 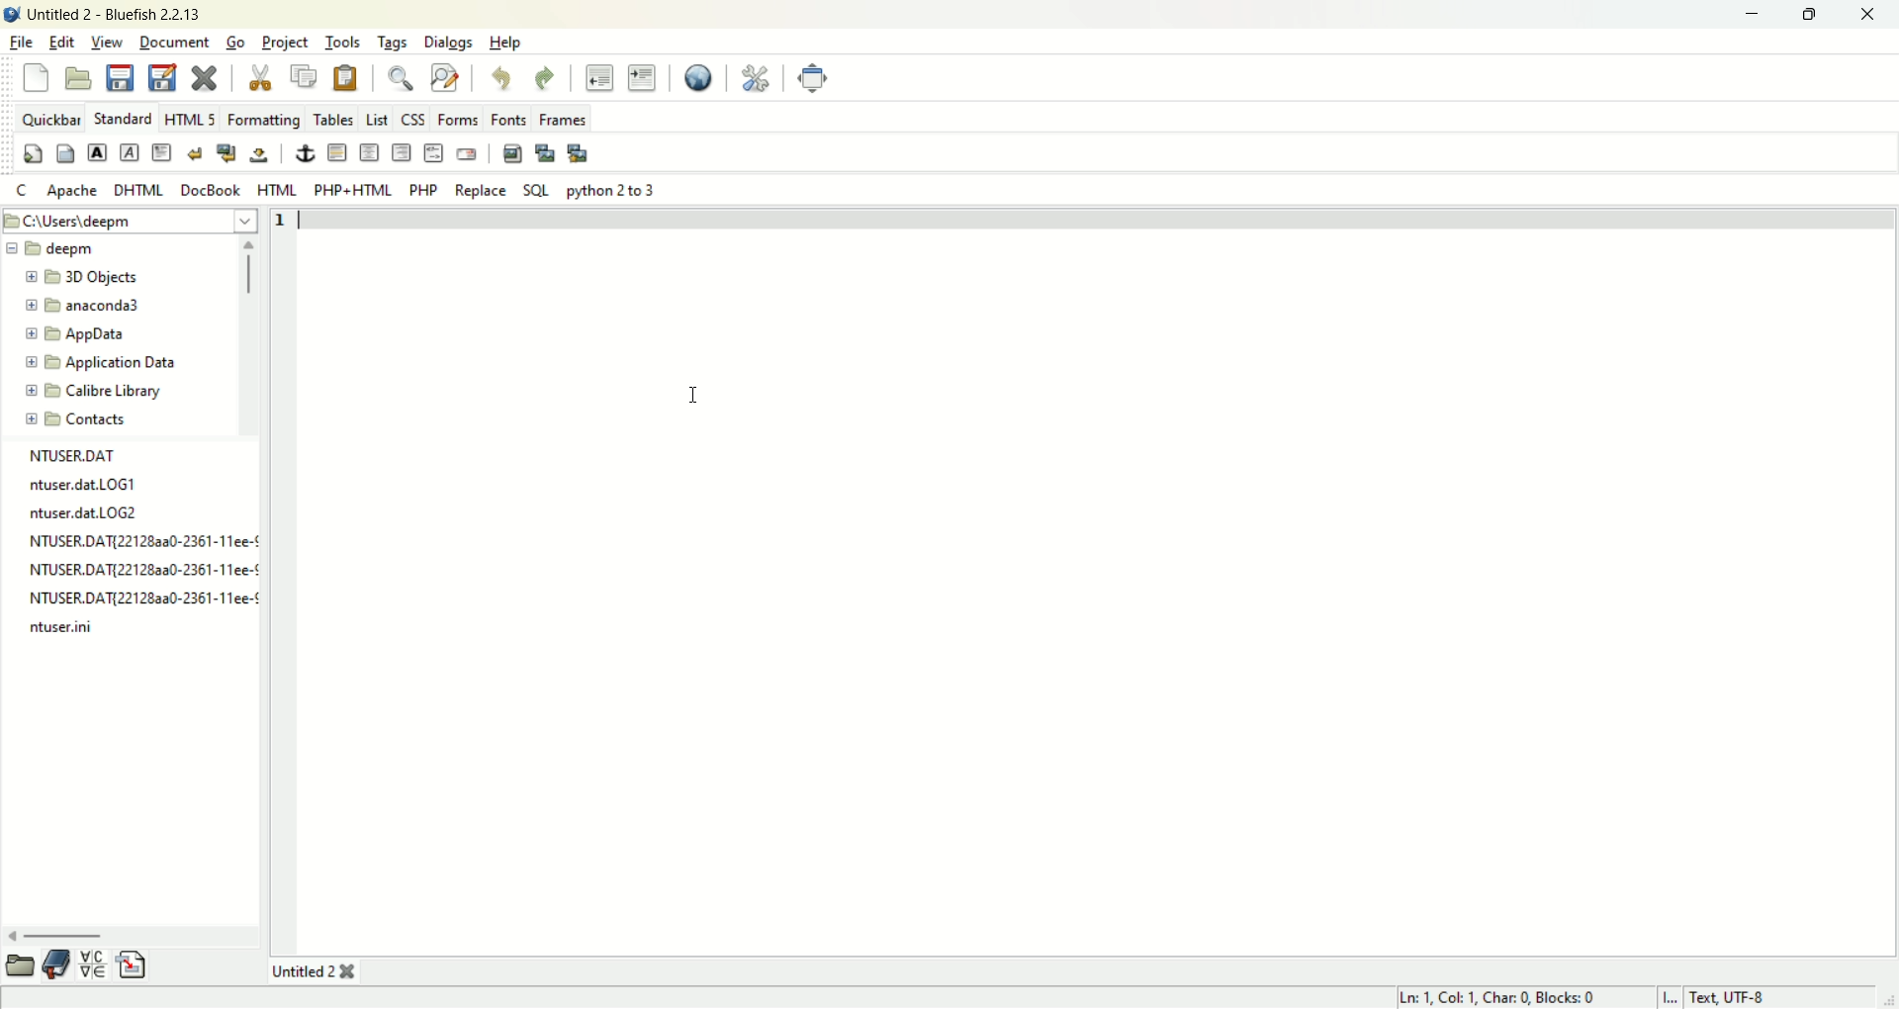 I want to click on untitled2-Bluefish 2.2.13, so click(x=114, y=12).